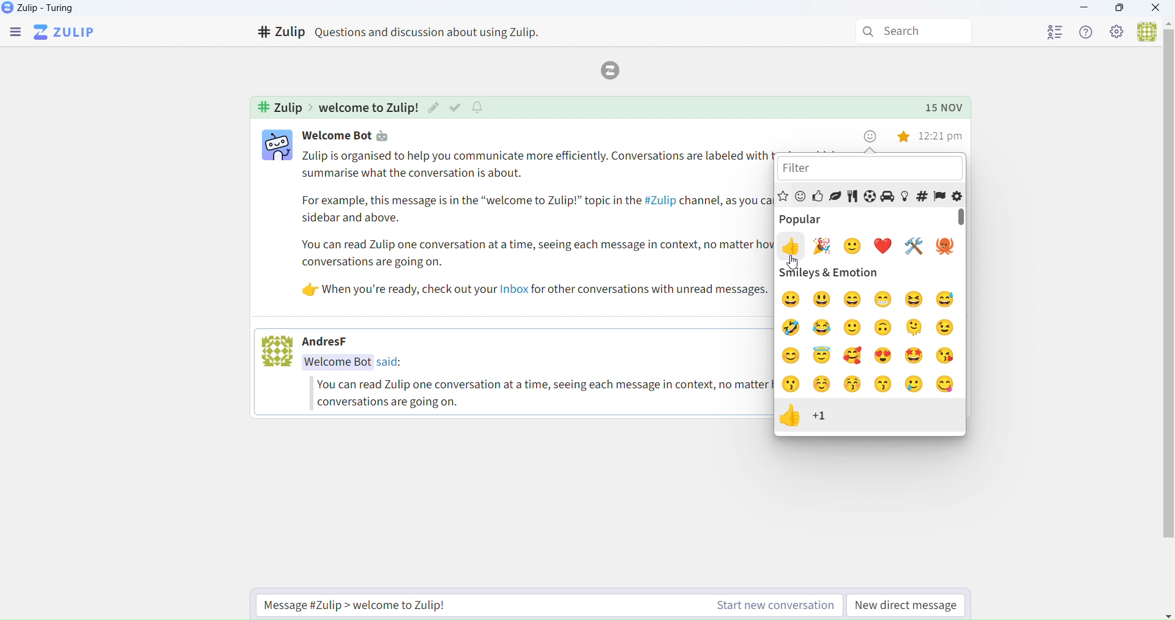 This screenshot has height=620, width=1175. What do you see at coordinates (854, 246) in the screenshot?
I see `smiling face` at bounding box center [854, 246].